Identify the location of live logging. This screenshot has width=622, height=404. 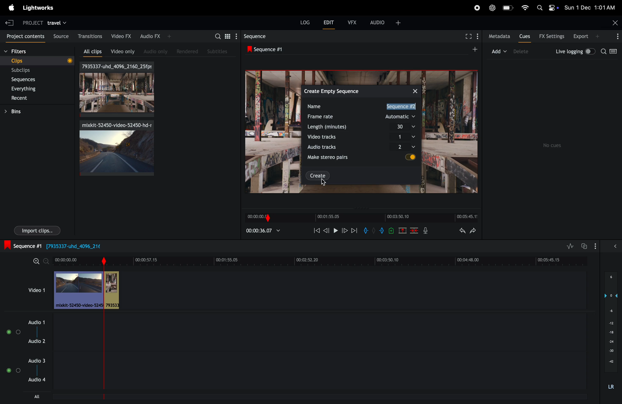
(575, 52).